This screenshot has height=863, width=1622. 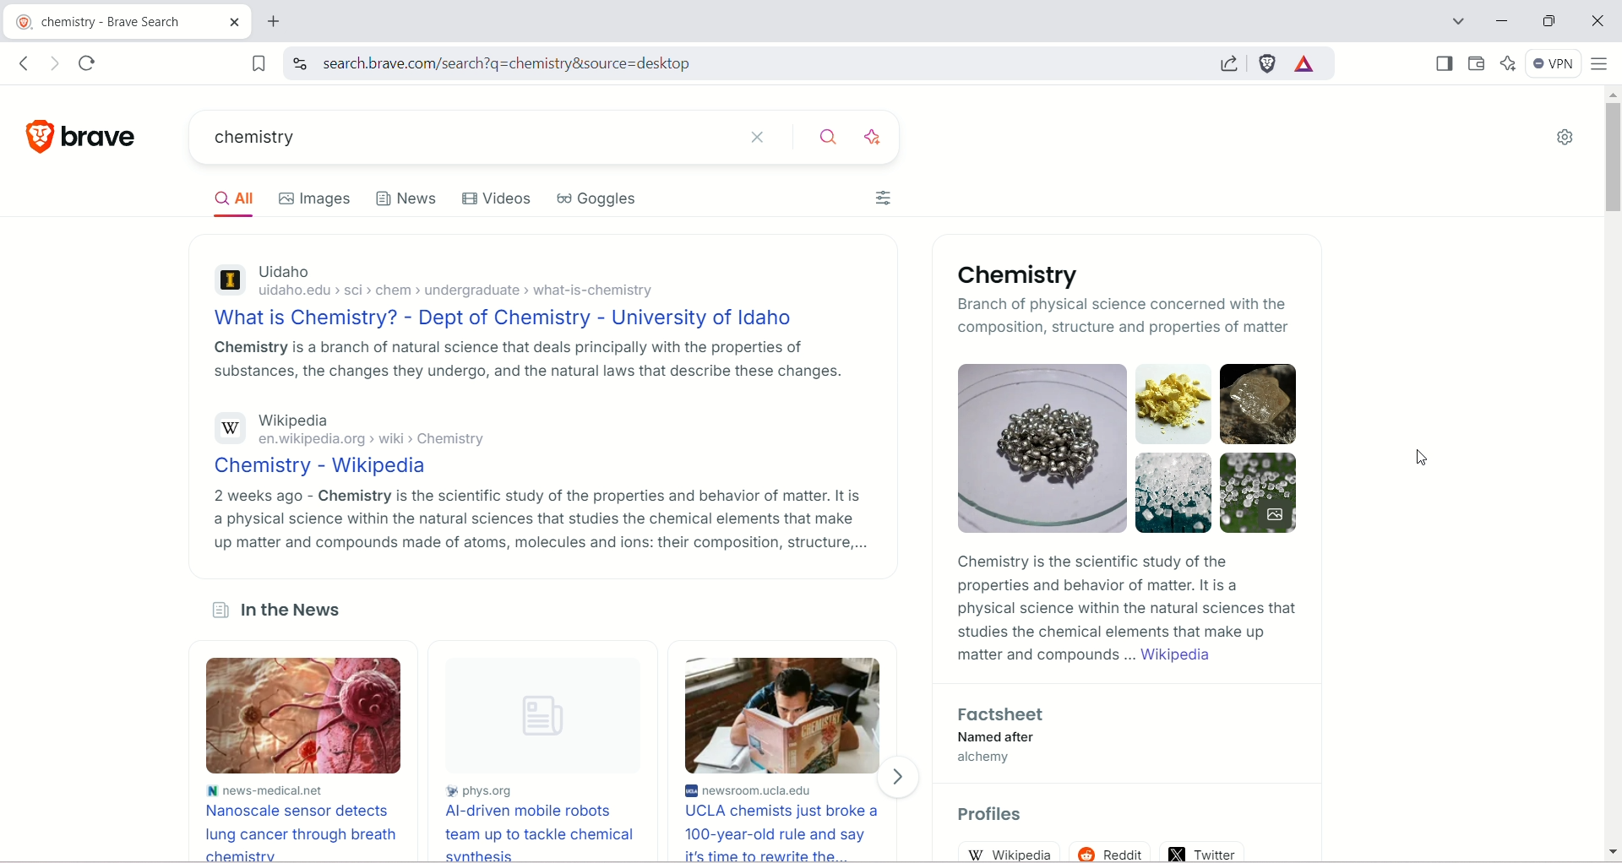 What do you see at coordinates (759, 790) in the screenshot?
I see `newsroom.ucla.edu` at bounding box center [759, 790].